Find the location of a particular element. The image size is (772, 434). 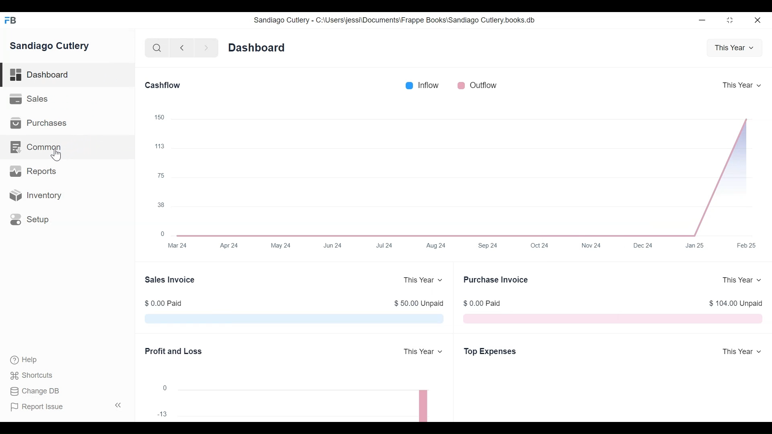

Dashboard is located at coordinates (68, 76).